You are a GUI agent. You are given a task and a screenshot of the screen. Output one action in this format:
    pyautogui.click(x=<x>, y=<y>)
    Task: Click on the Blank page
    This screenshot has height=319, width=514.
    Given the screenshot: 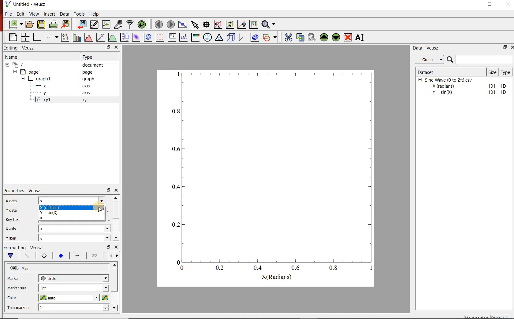 What is the action you would take?
    pyautogui.click(x=13, y=37)
    